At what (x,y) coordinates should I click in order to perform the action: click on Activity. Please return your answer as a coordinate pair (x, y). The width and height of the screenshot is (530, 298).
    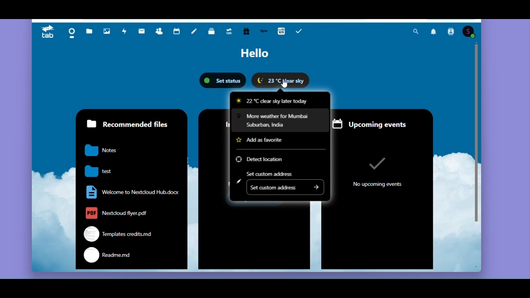
    Looking at the image, I should click on (125, 33).